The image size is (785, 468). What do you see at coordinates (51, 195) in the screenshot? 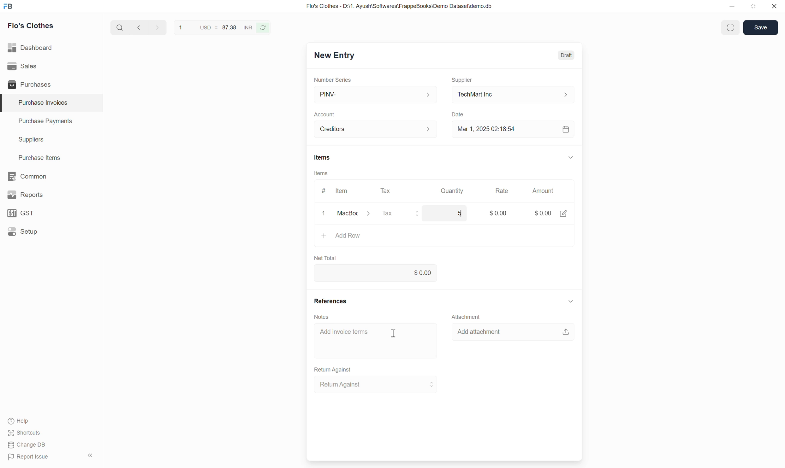
I see `Reports` at bounding box center [51, 195].